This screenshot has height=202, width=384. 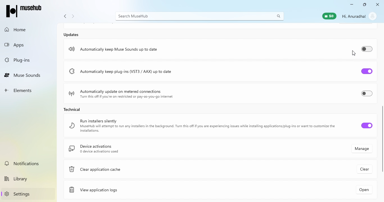 I want to click on Run installer silently, so click(x=199, y=126).